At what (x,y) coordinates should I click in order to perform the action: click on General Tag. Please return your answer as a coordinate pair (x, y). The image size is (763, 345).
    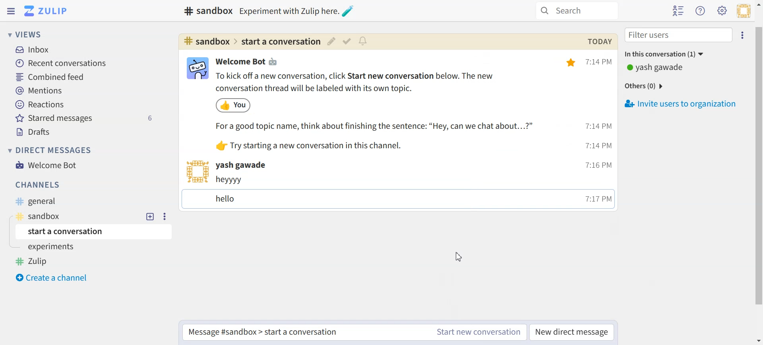
    Looking at the image, I should click on (42, 202).